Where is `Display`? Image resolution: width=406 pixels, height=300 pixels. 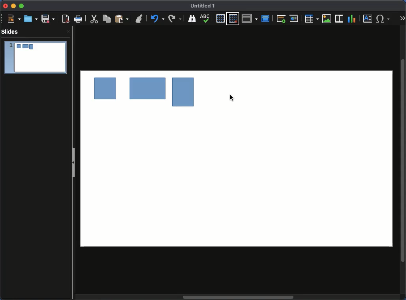 Display is located at coordinates (207, 19).